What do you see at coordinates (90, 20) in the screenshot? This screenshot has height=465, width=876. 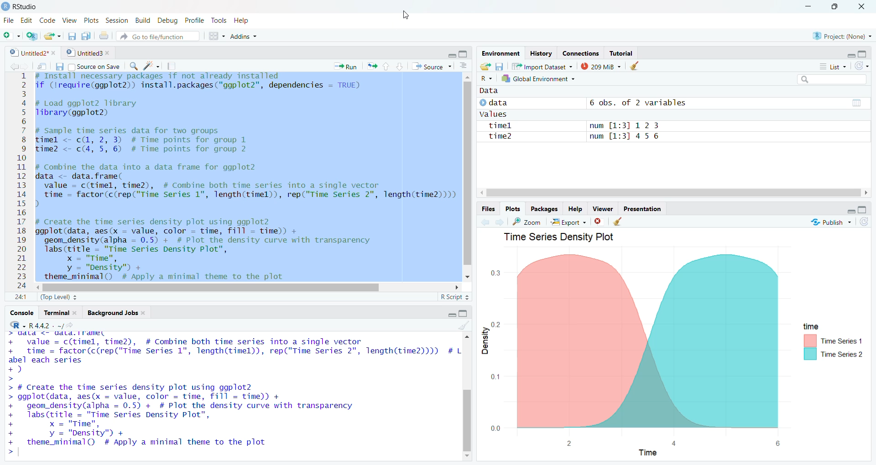 I see `Plots` at bounding box center [90, 20].